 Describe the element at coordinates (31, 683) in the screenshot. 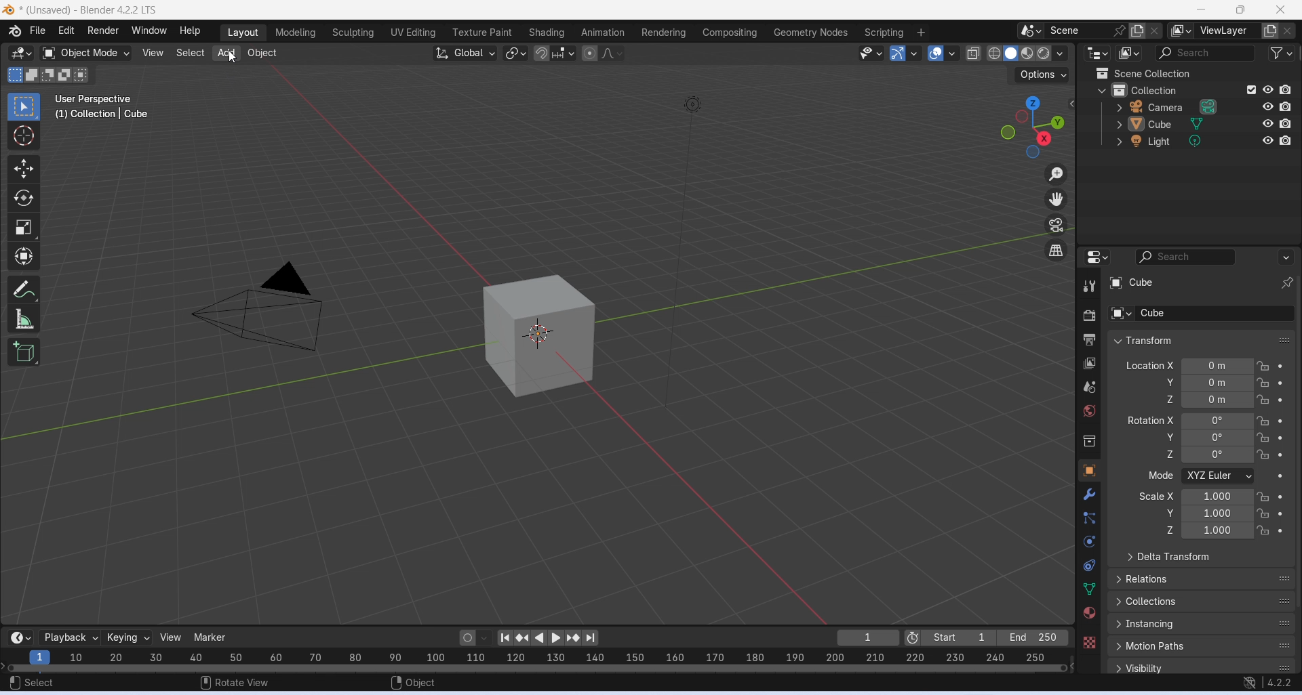

I see `use left click to "select"` at that location.